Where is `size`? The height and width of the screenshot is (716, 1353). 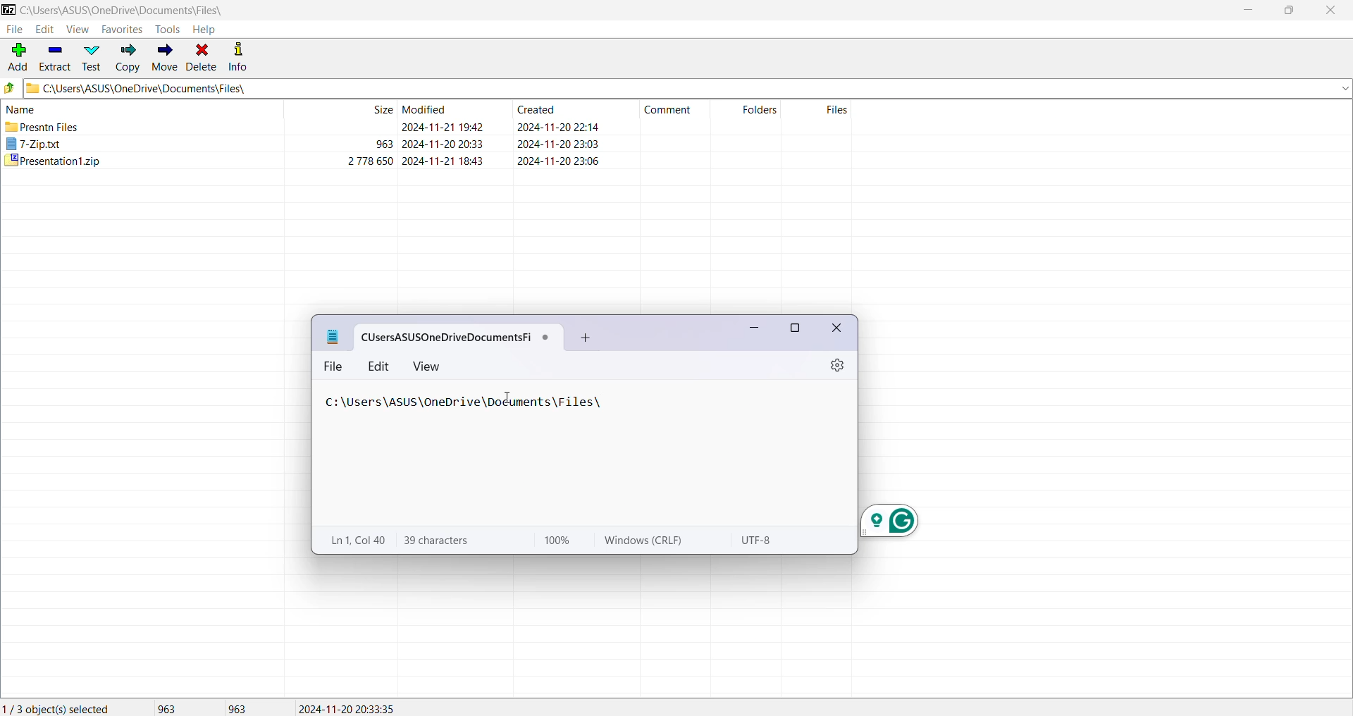 size is located at coordinates (383, 109).